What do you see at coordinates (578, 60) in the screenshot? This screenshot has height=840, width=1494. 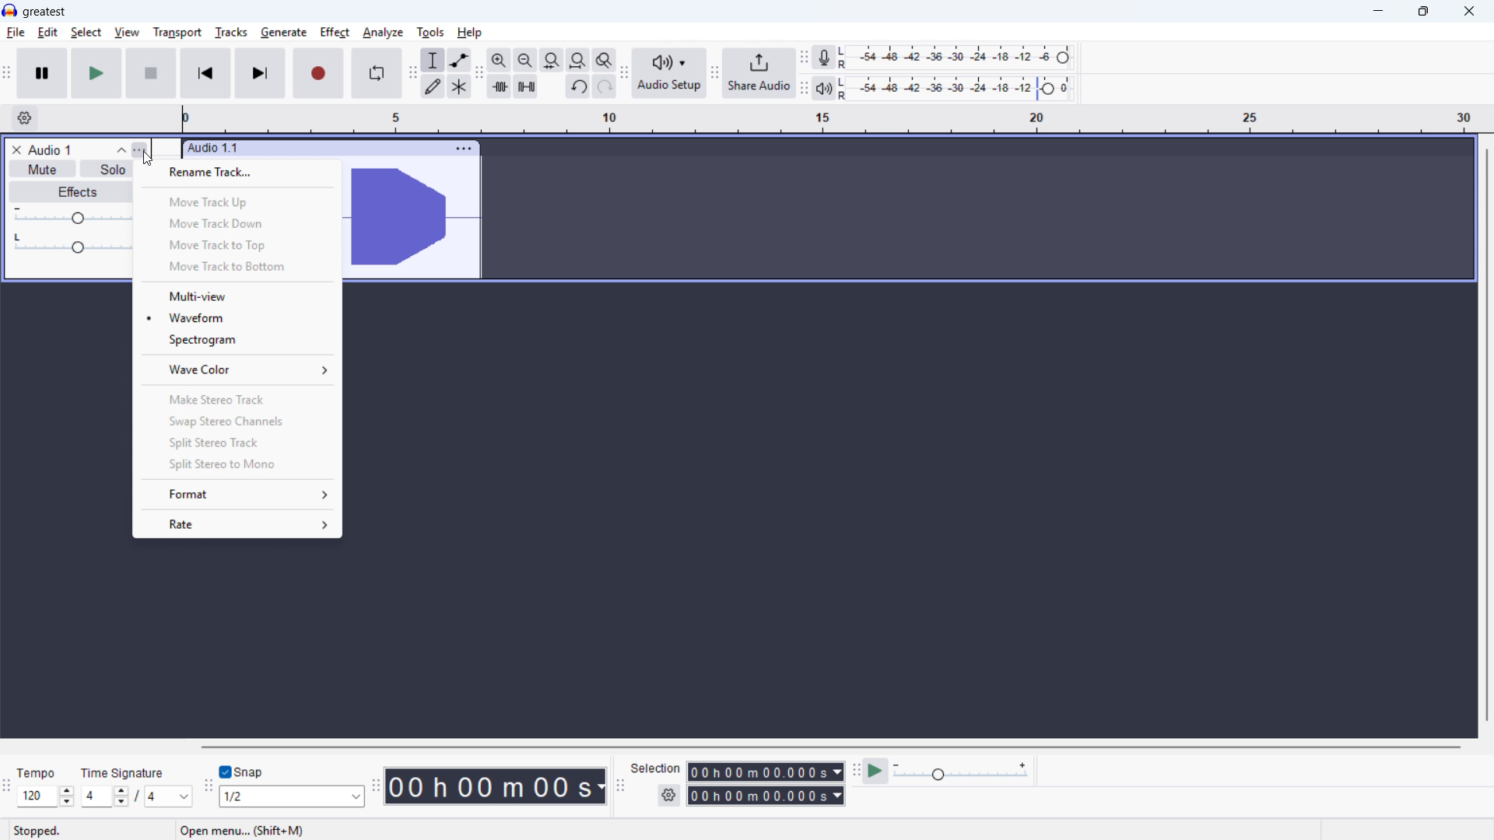 I see `fit selection to width` at bounding box center [578, 60].